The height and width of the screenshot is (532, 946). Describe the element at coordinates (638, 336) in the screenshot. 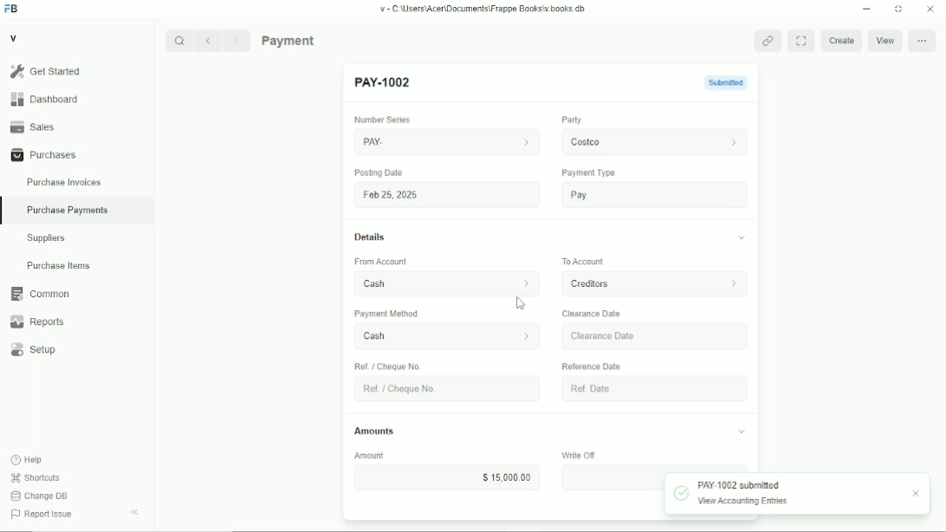

I see `Clearance Date` at that location.